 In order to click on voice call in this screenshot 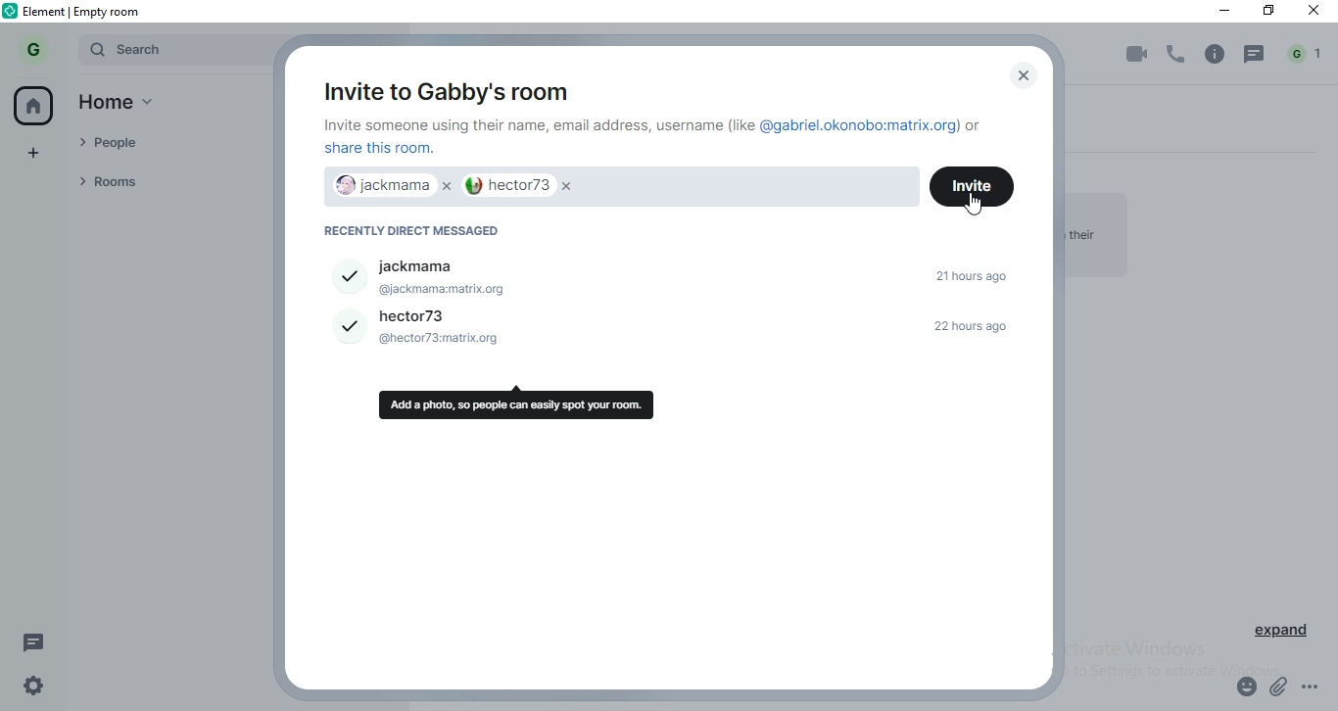, I will do `click(1177, 55)`.